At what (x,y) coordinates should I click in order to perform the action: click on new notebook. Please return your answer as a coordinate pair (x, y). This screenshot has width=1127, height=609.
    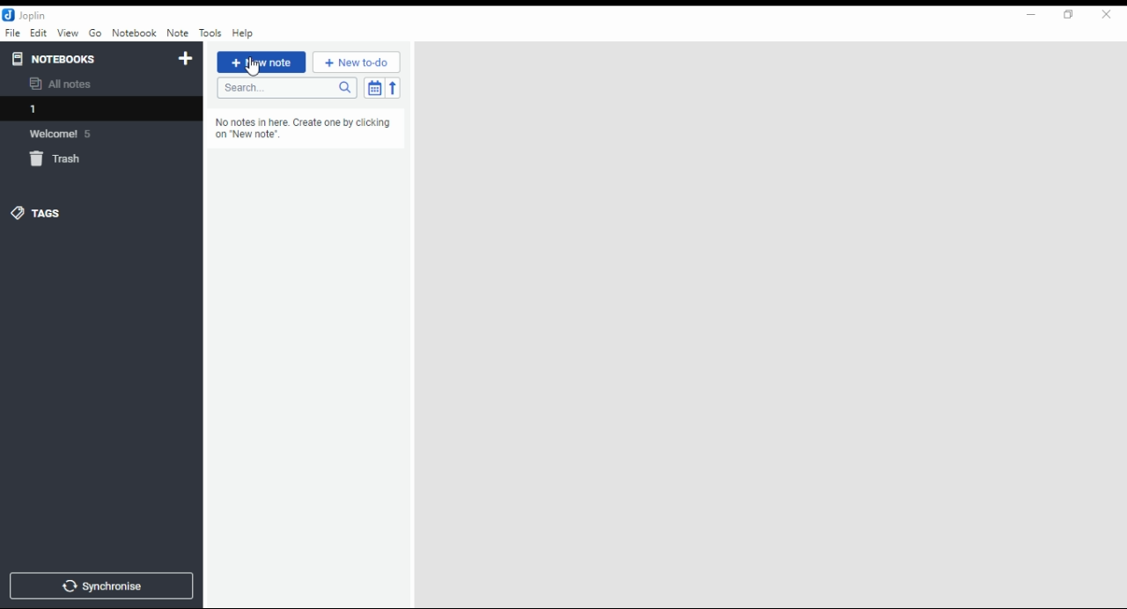
    Looking at the image, I should click on (187, 59).